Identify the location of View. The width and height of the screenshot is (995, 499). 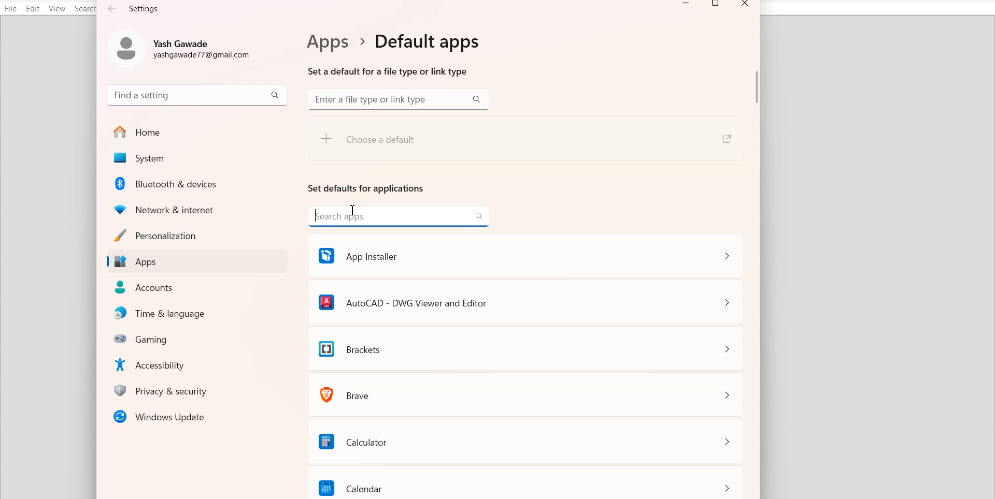
(56, 9).